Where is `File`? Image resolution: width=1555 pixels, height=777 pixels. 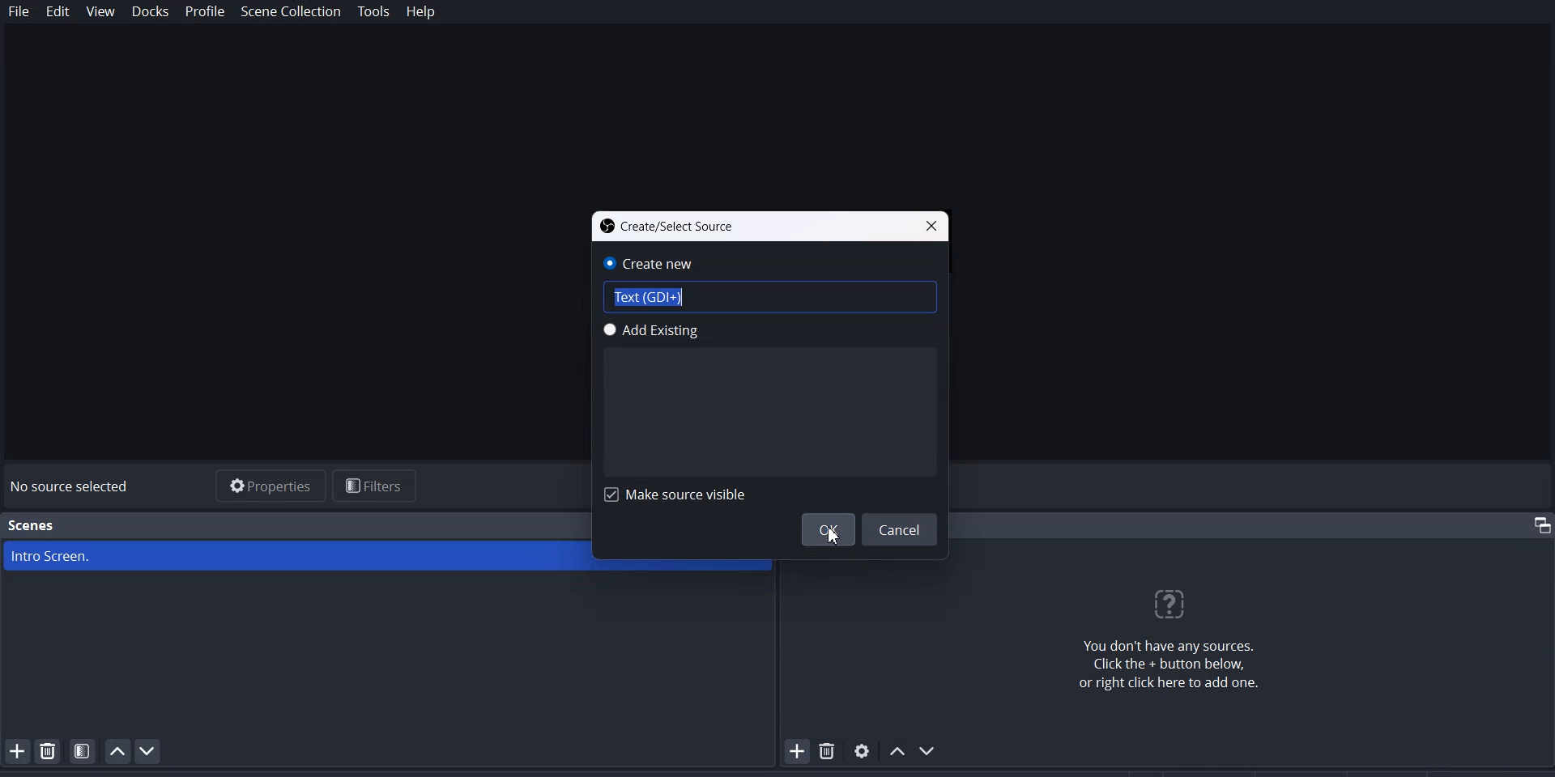
File is located at coordinates (19, 12).